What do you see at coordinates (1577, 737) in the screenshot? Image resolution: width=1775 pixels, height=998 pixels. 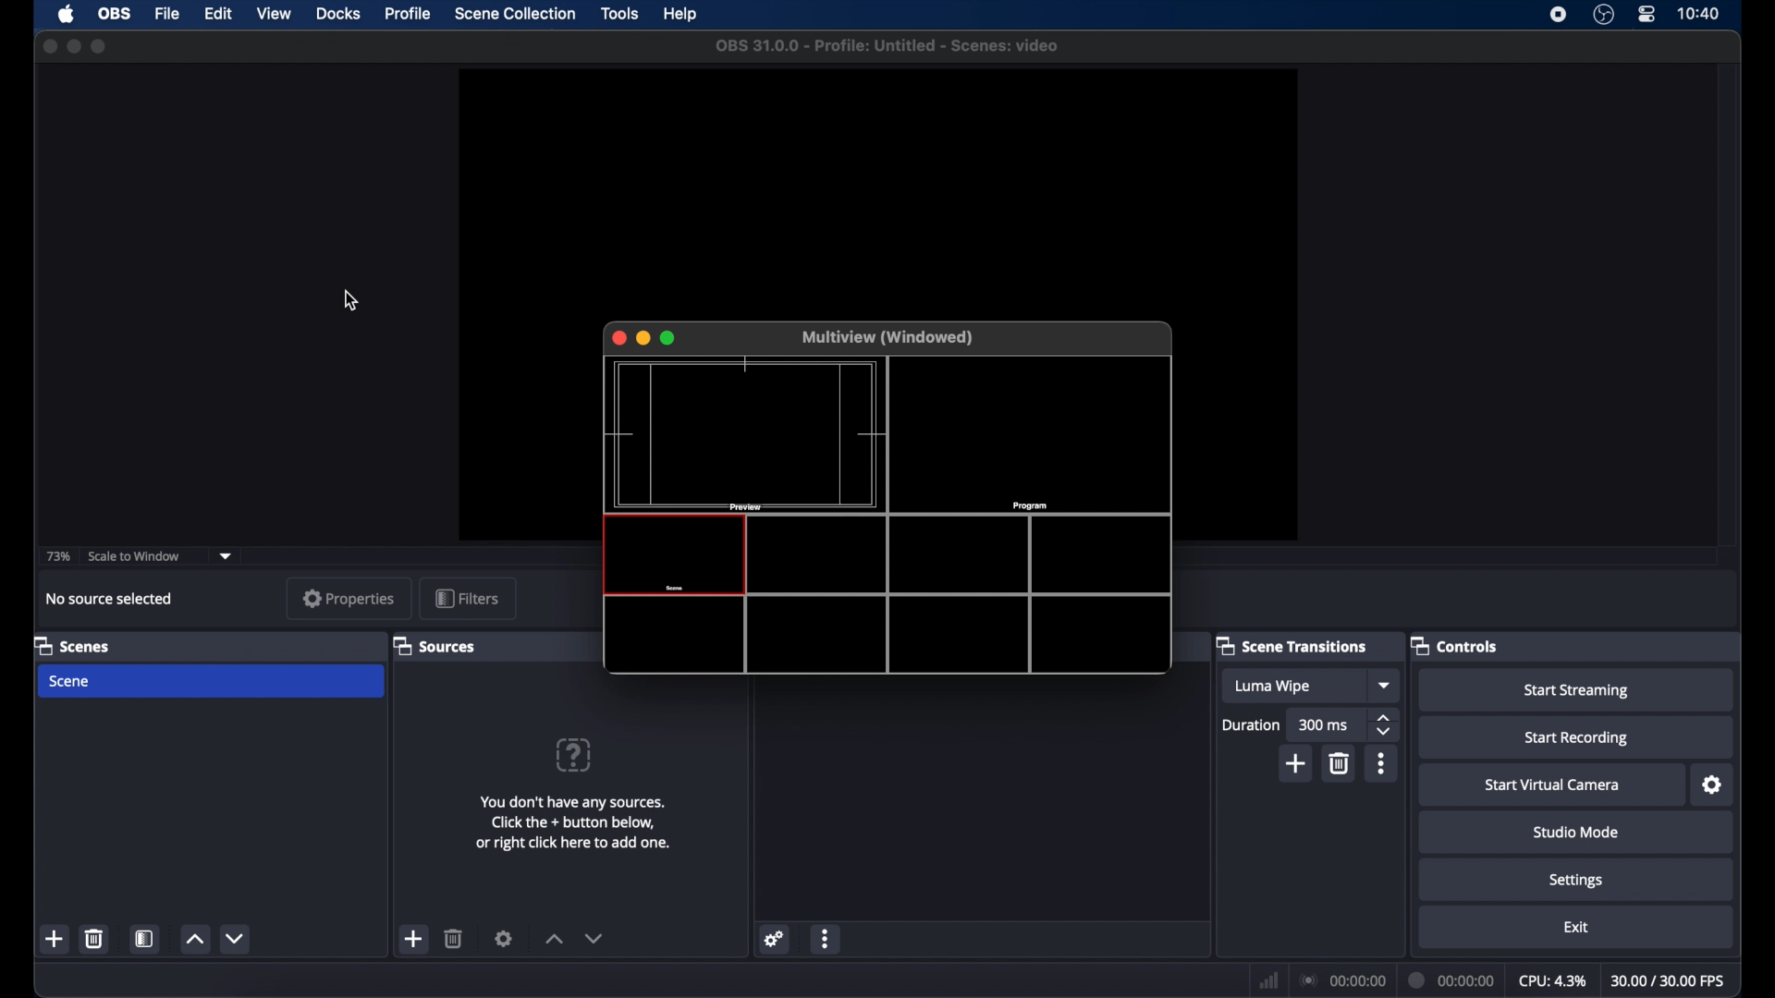 I see `start recording` at bounding box center [1577, 737].